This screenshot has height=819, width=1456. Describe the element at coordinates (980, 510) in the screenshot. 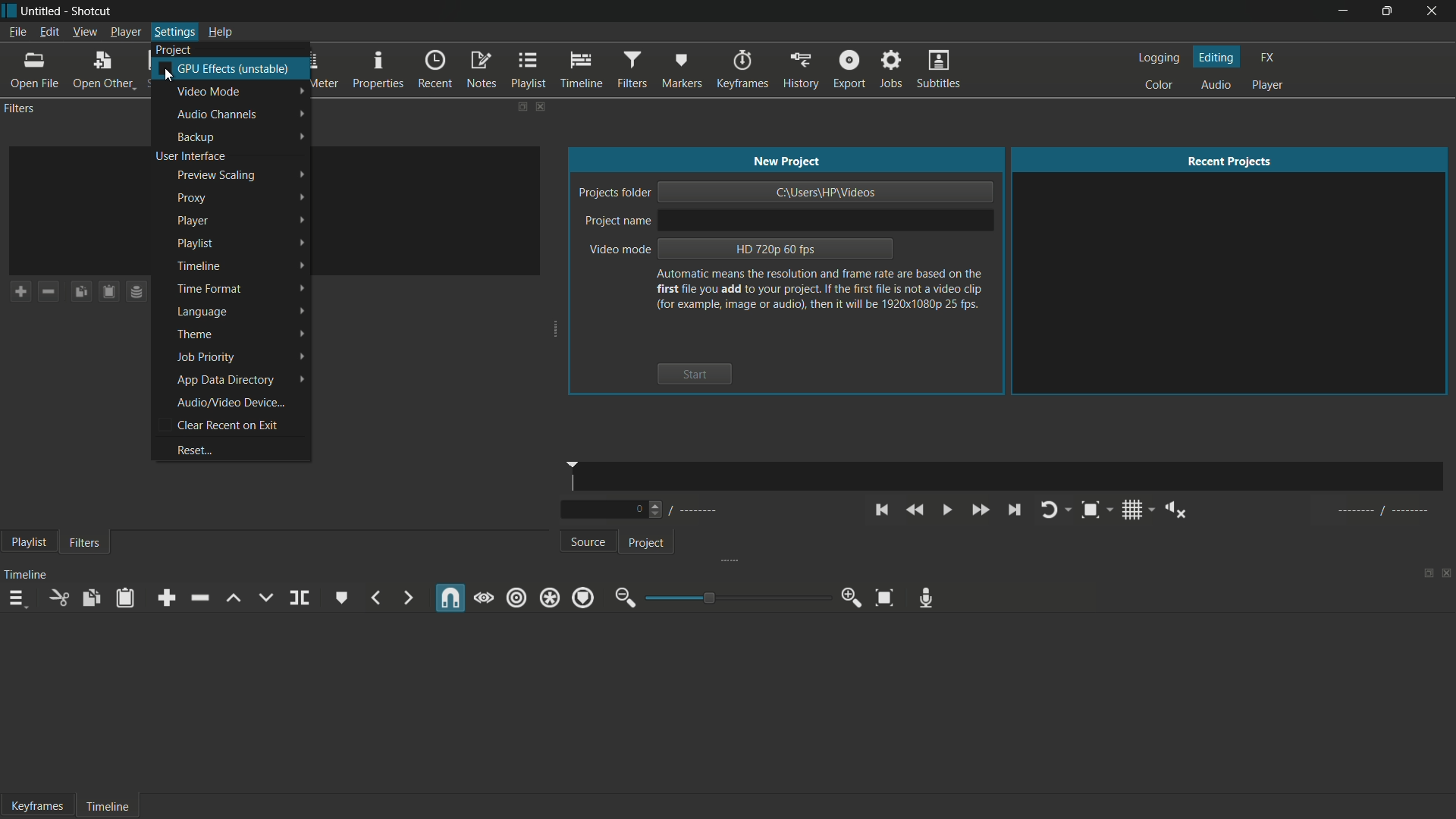

I see `quickly play forward` at that location.